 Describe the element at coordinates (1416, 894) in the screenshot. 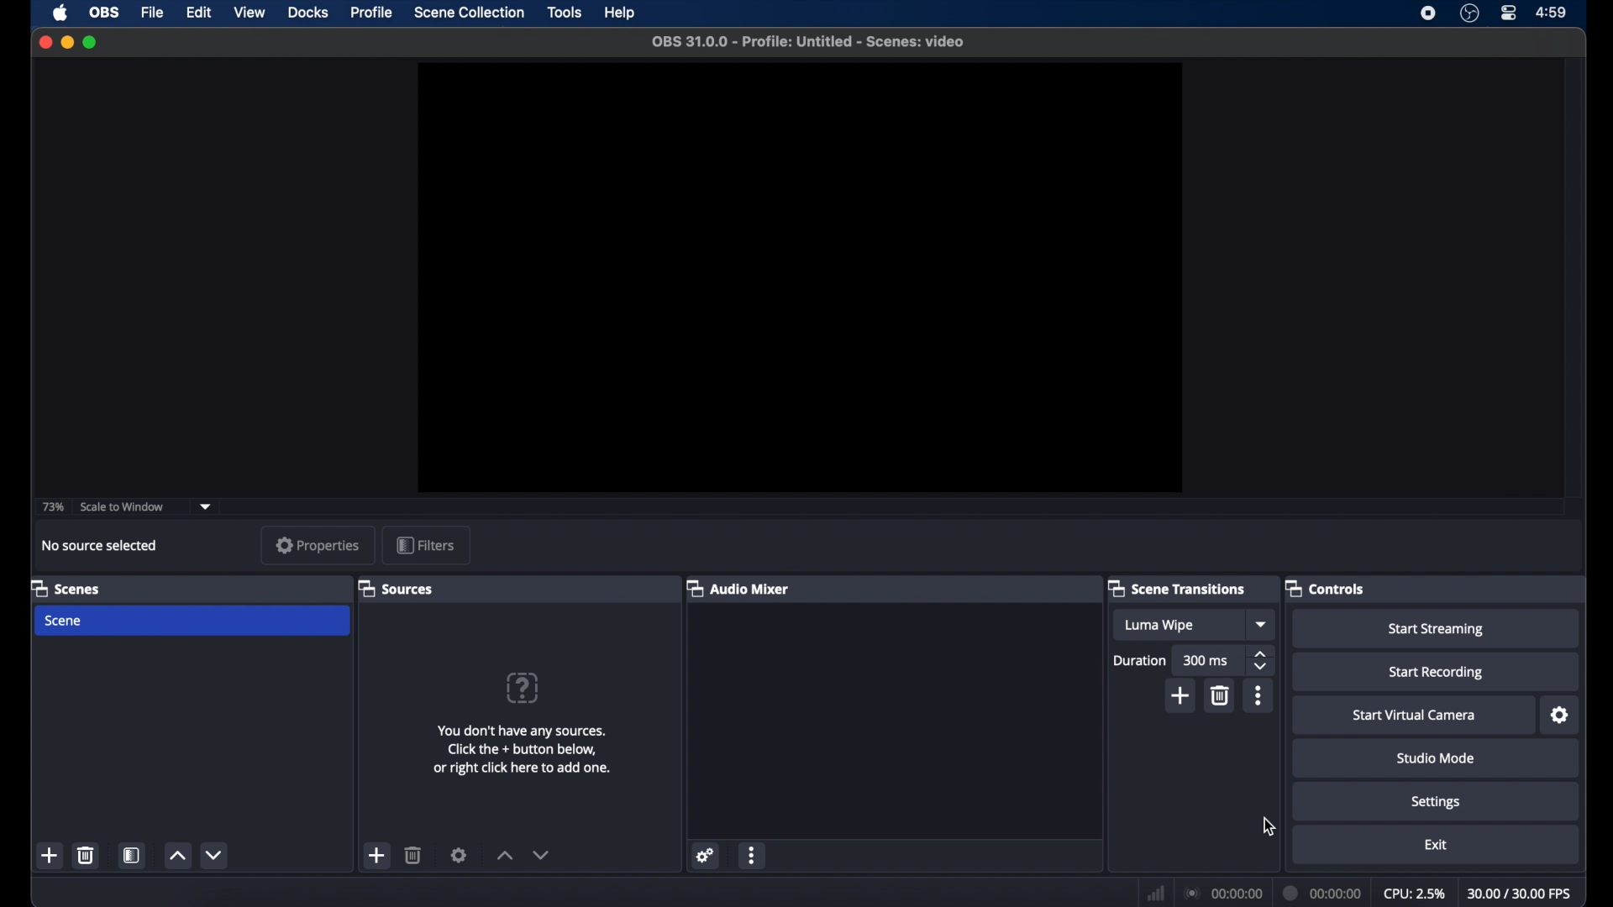

I see `cpu: 2.5%` at that location.